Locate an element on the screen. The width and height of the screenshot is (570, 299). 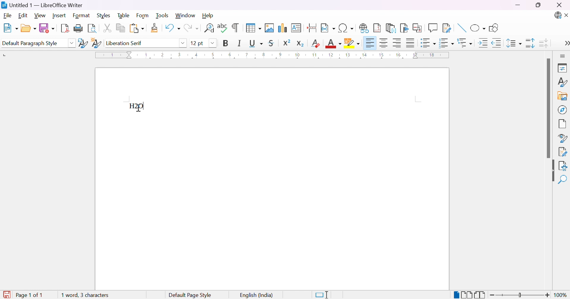
 is located at coordinates (210, 28).